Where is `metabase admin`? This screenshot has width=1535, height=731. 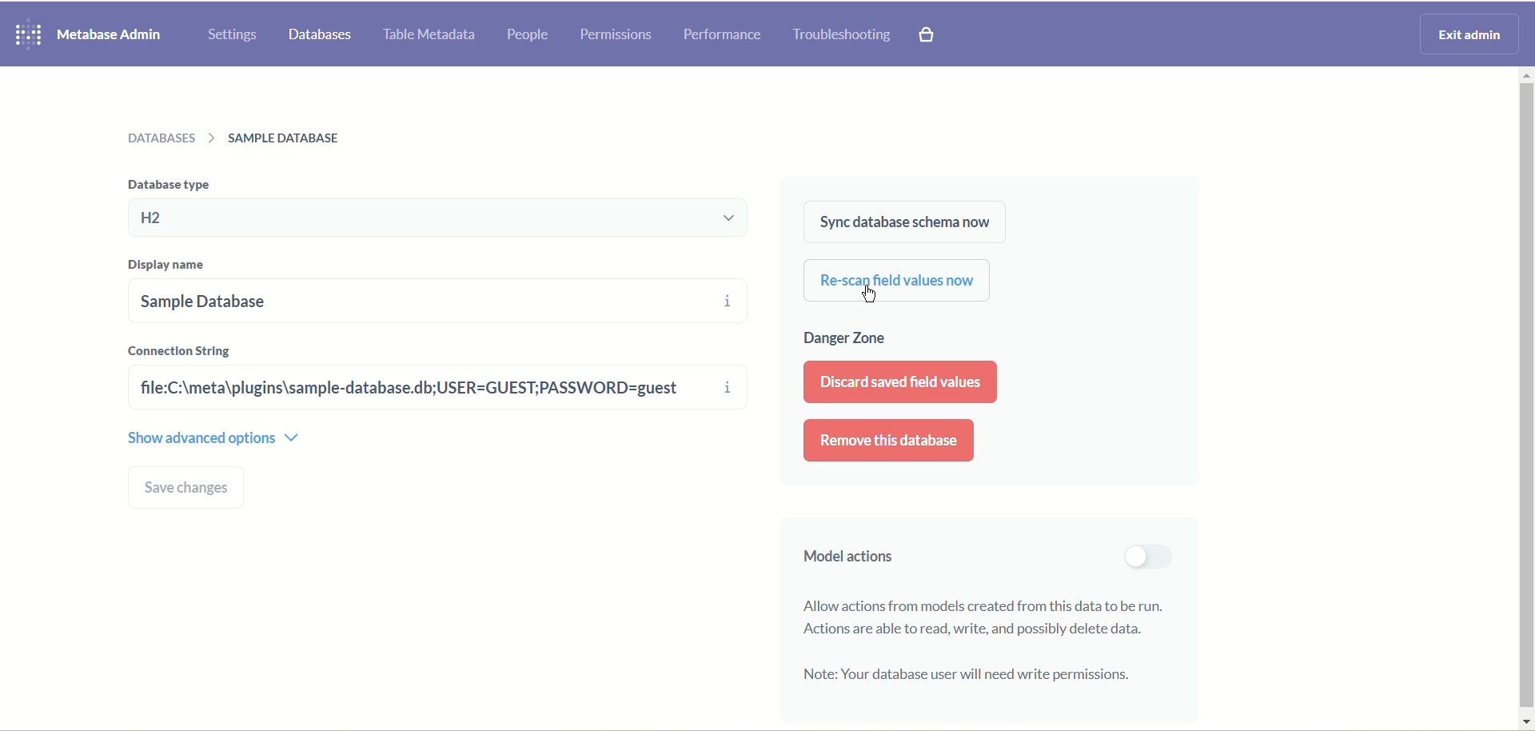
metabase admin is located at coordinates (111, 34).